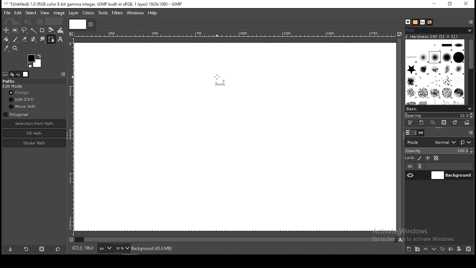 The width and height of the screenshot is (476, 268). I want to click on edit, so click(22, 100).